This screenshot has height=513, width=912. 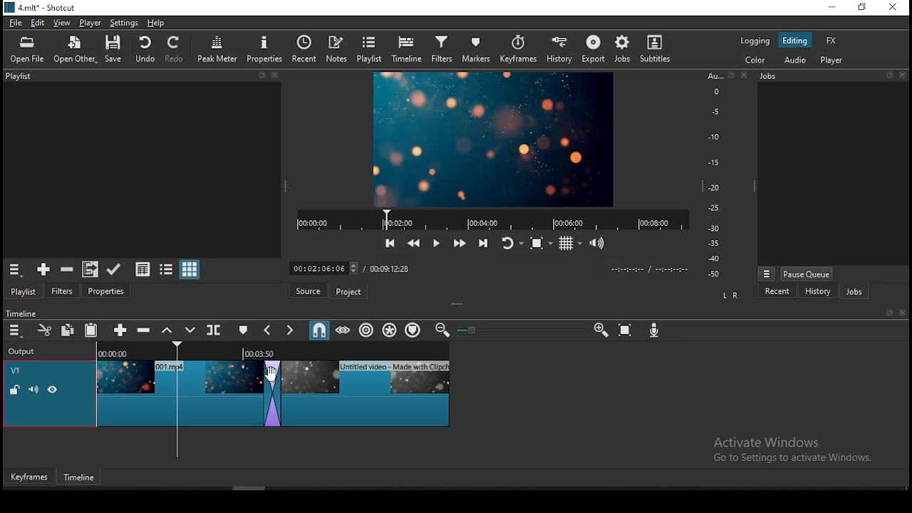 What do you see at coordinates (16, 22) in the screenshot?
I see `file` at bounding box center [16, 22].